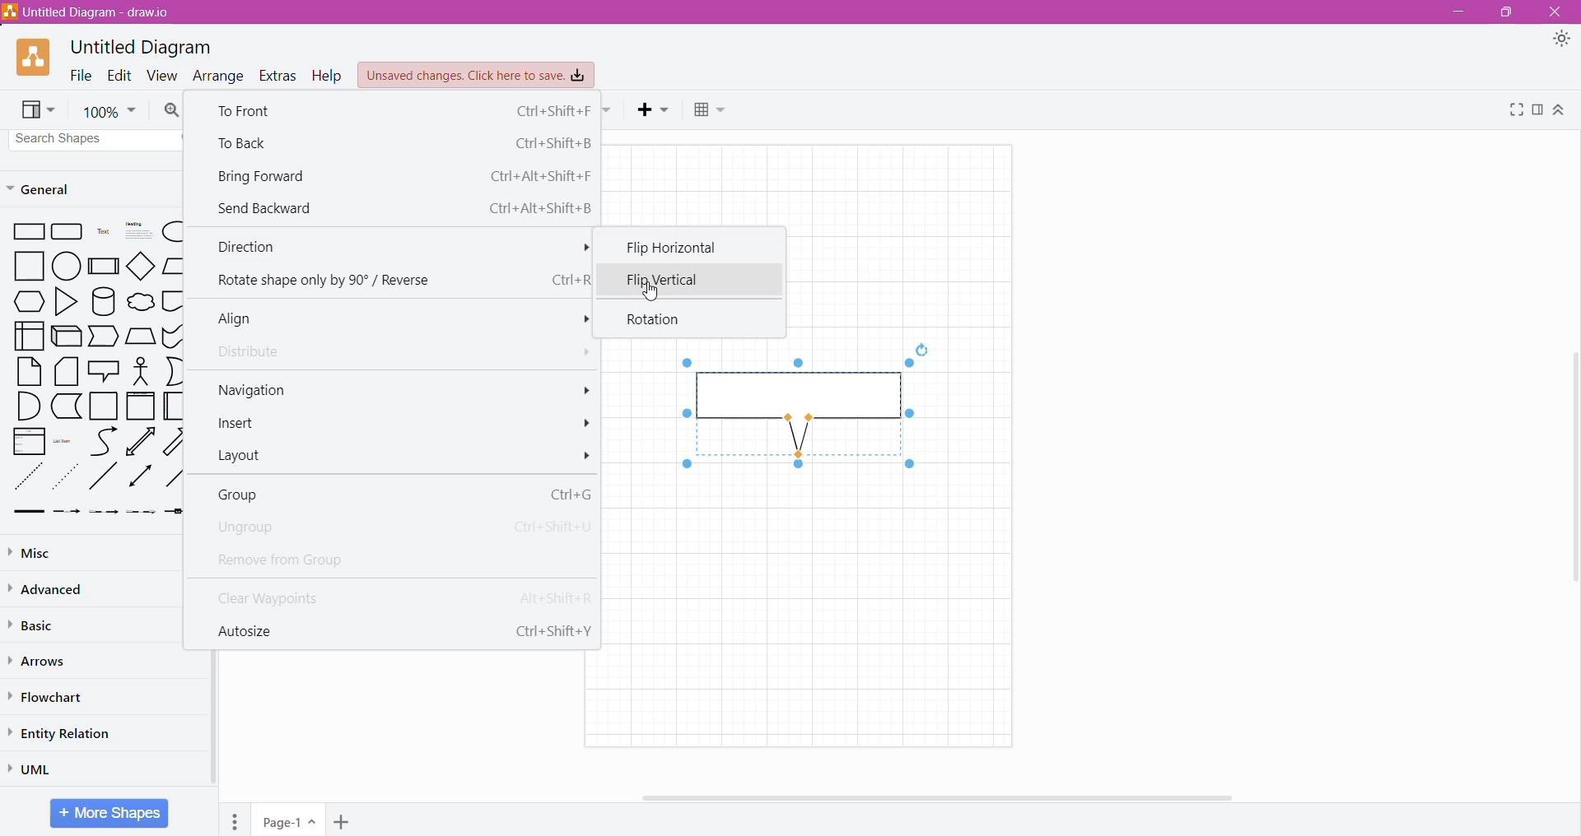 This screenshot has width=1581, height=836. What do you see at coordinates (173, 266) in the screenshot?
I see `Parallelogram` at bounding box center [173, 266].